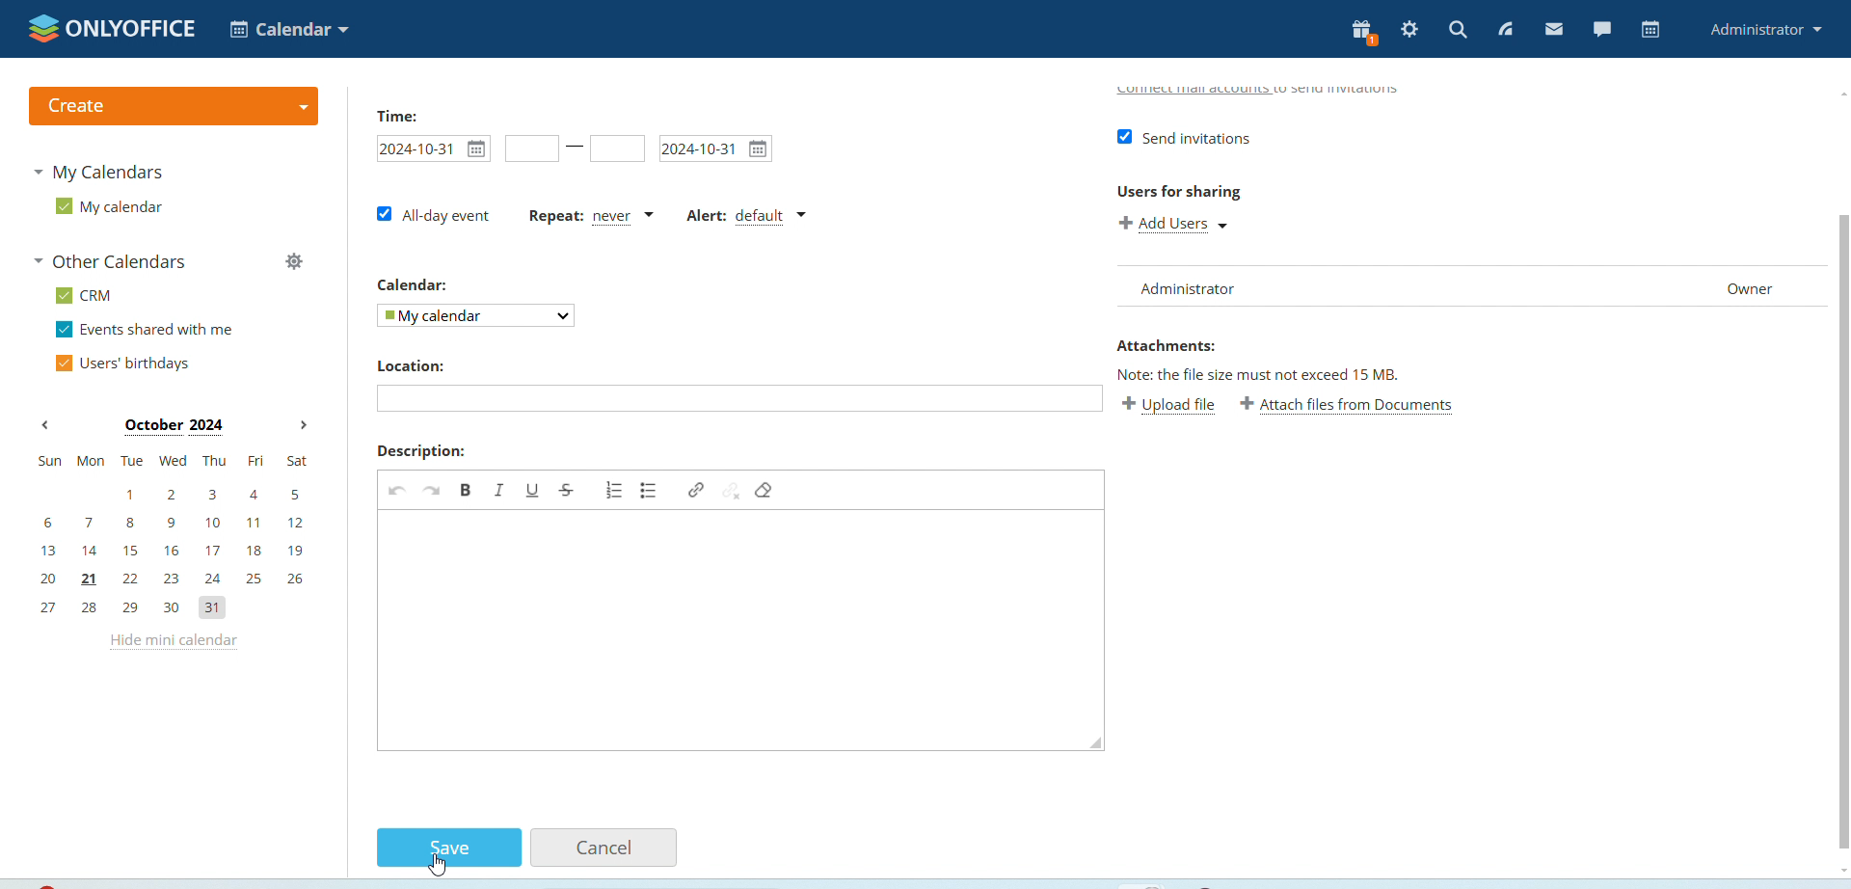 This screenshot has height=889, width=1851. I want to click on Italic, so click(501, 489).